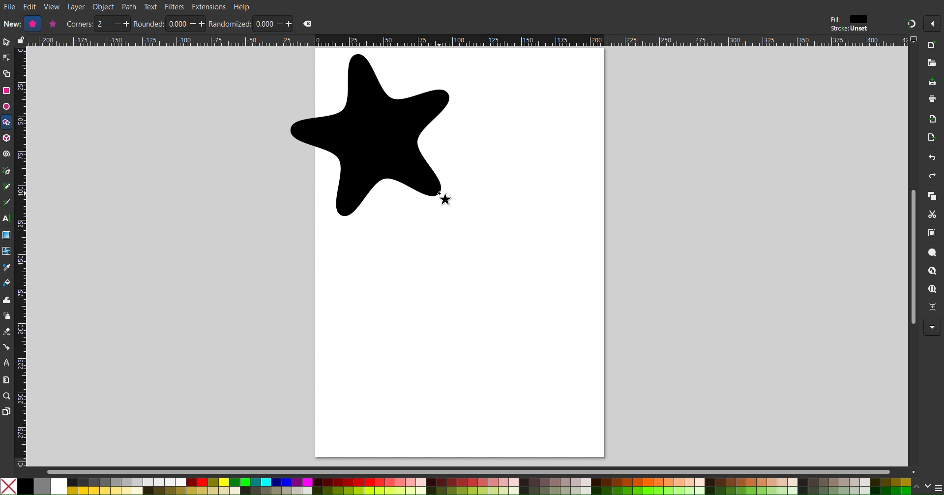  What do you see at coordinates (849, 29) in the screenshot?
I see `Stroke: Unset` at bounding box center [849, 29].